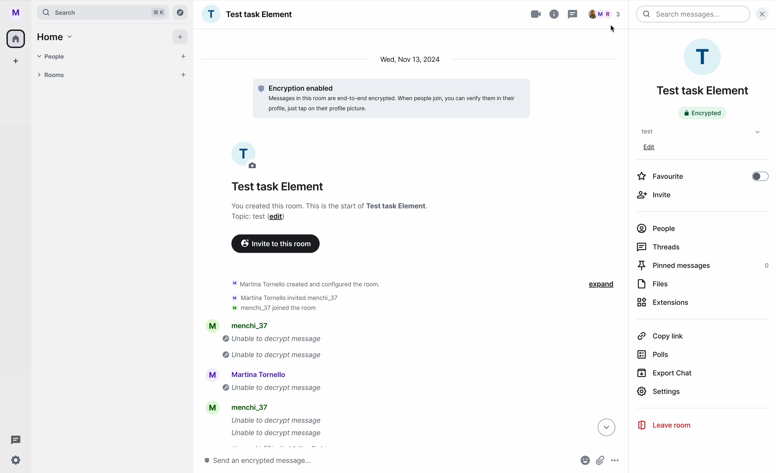 The height and width of the screenshot is (473, 776). What do you see at coordinates (329, 212) in the screenshot?
I see `description` at bounding box center [329, 212].